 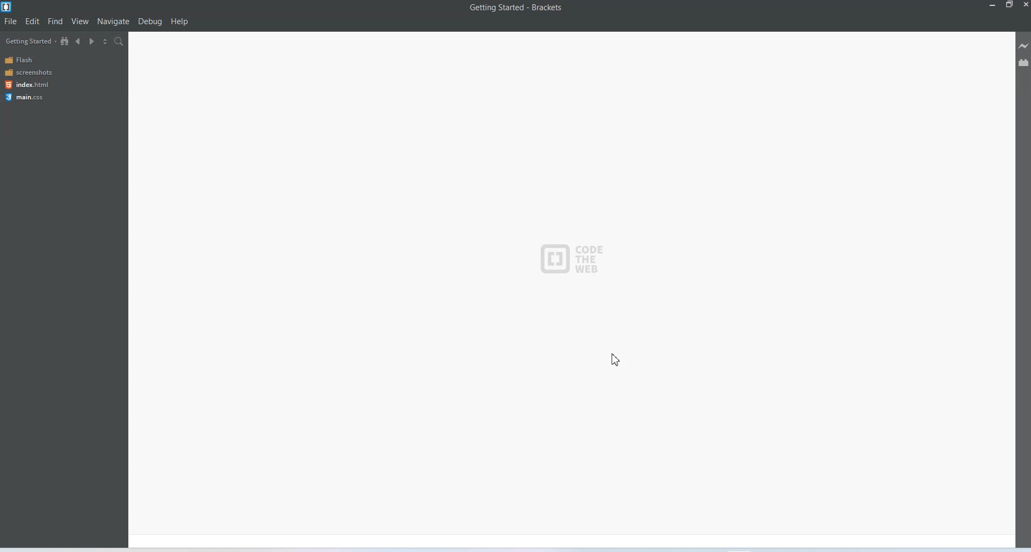 What do you see at coordinates (569, 257) in the screenshot?
I see `CODE THE WEB` at bounding box center [569, 257].